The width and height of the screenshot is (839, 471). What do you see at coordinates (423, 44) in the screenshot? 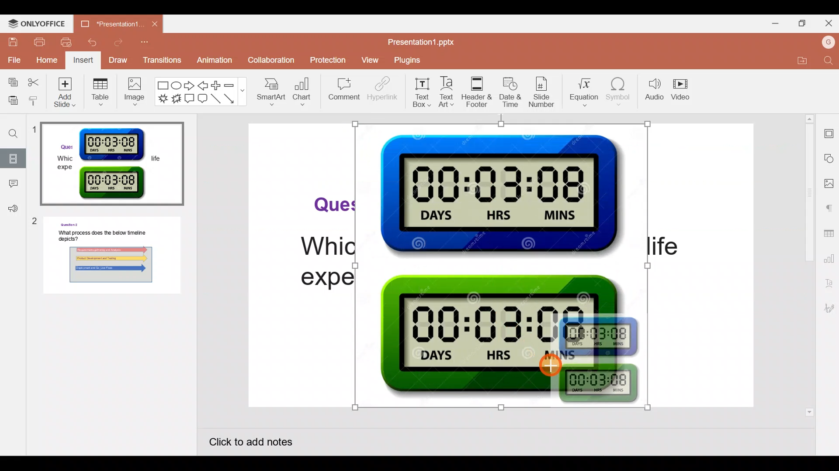
I see `Presentation1.pptx` at bounding box center [423, 44].